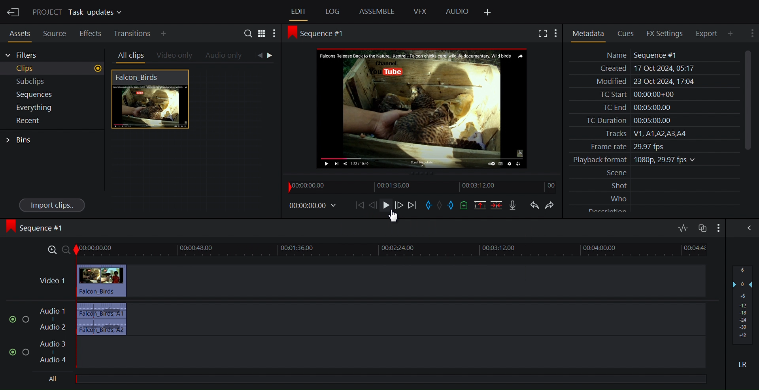 This screenshot has width=759, height=390. I want to click on Bins, so click(19, 140).